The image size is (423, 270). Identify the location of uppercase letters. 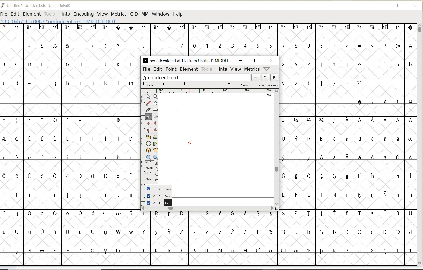
(297, 64).